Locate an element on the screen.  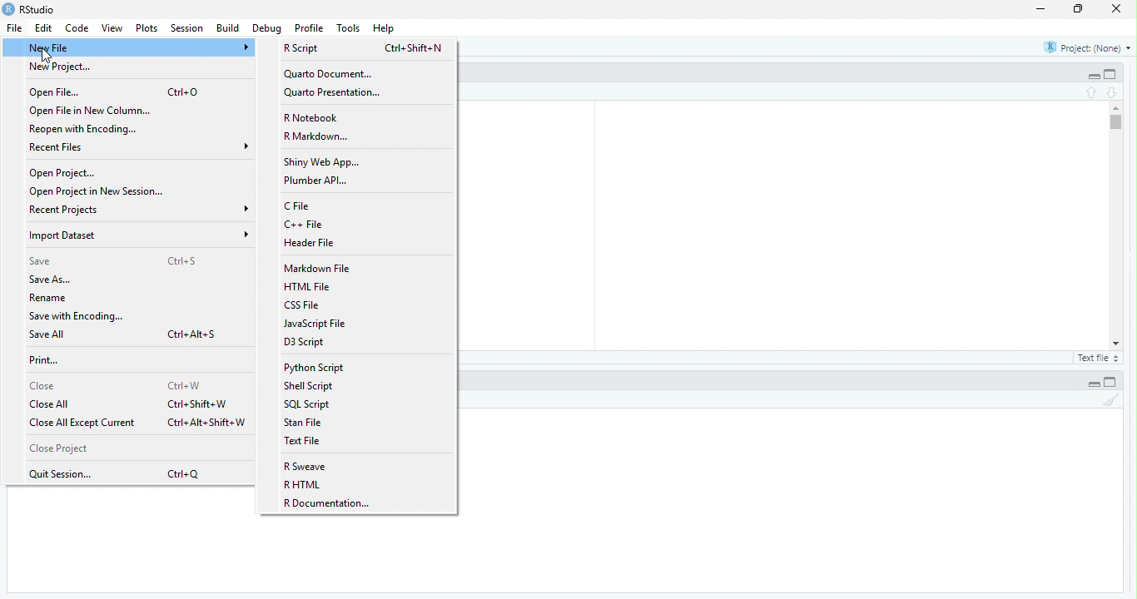
Edit is located at coordinates (45, 27).